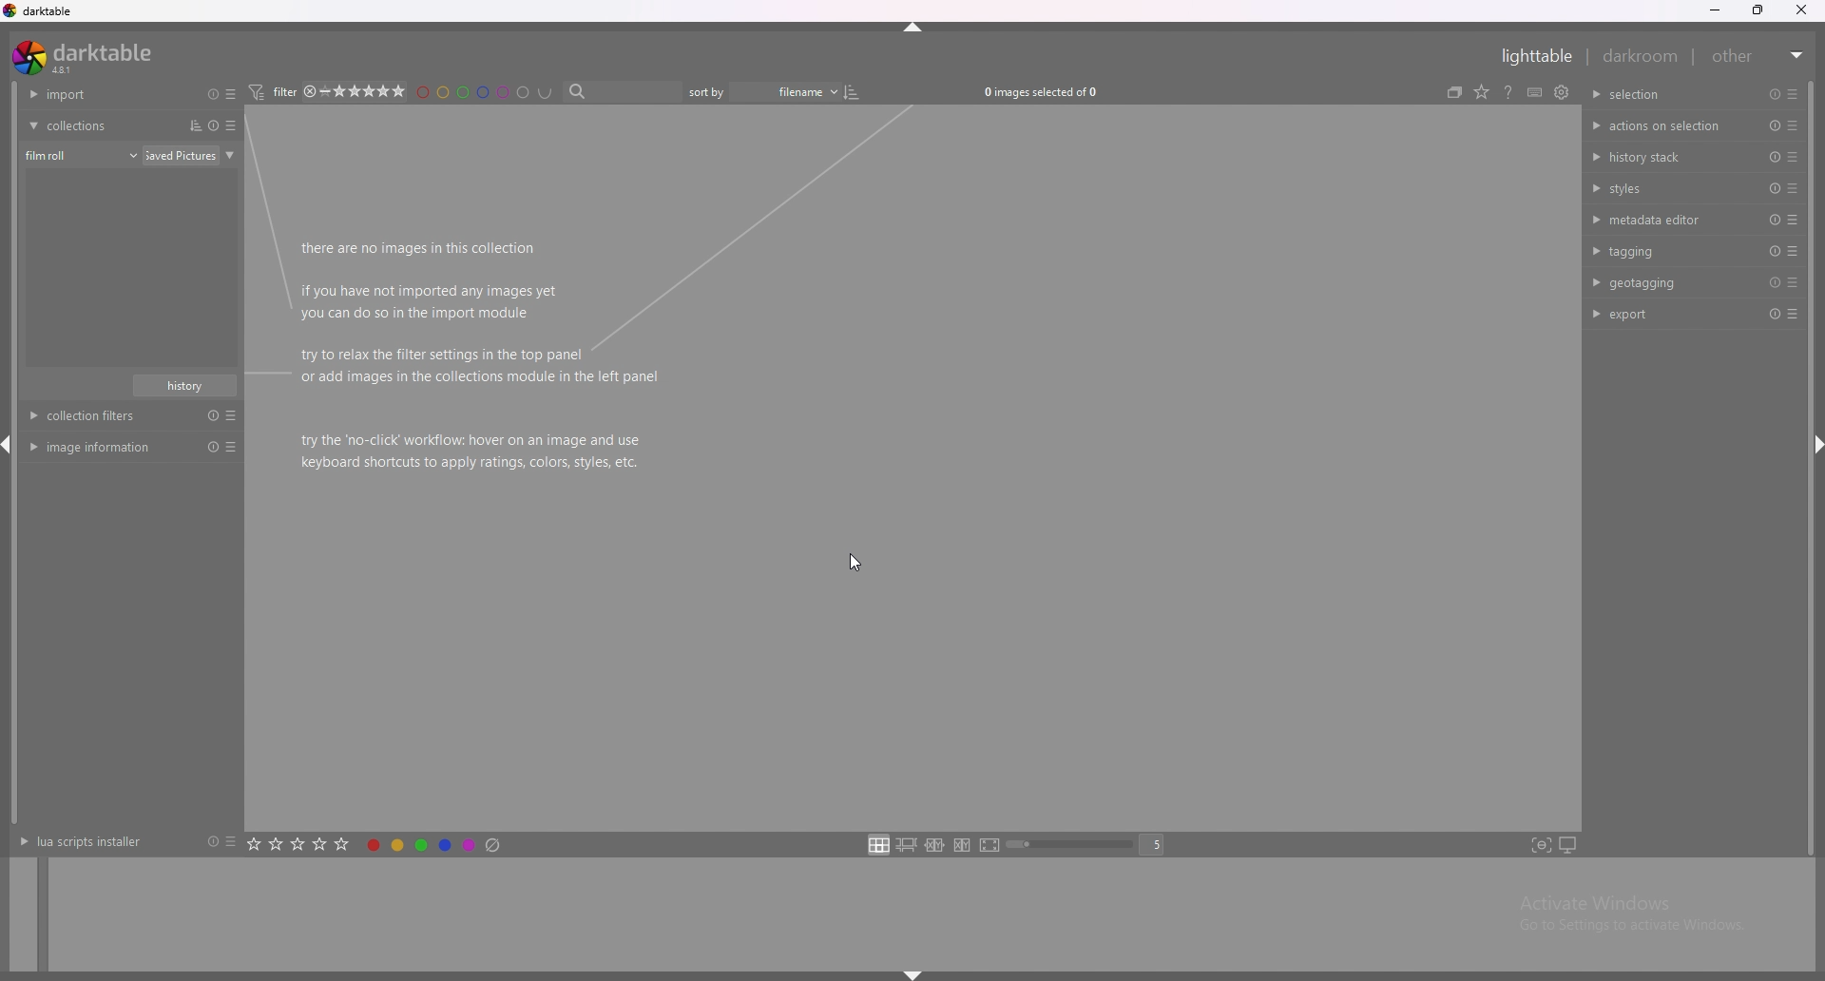  Describe the element at coordinates (1772, 251) in the screenshot. I see `reset` at that location.